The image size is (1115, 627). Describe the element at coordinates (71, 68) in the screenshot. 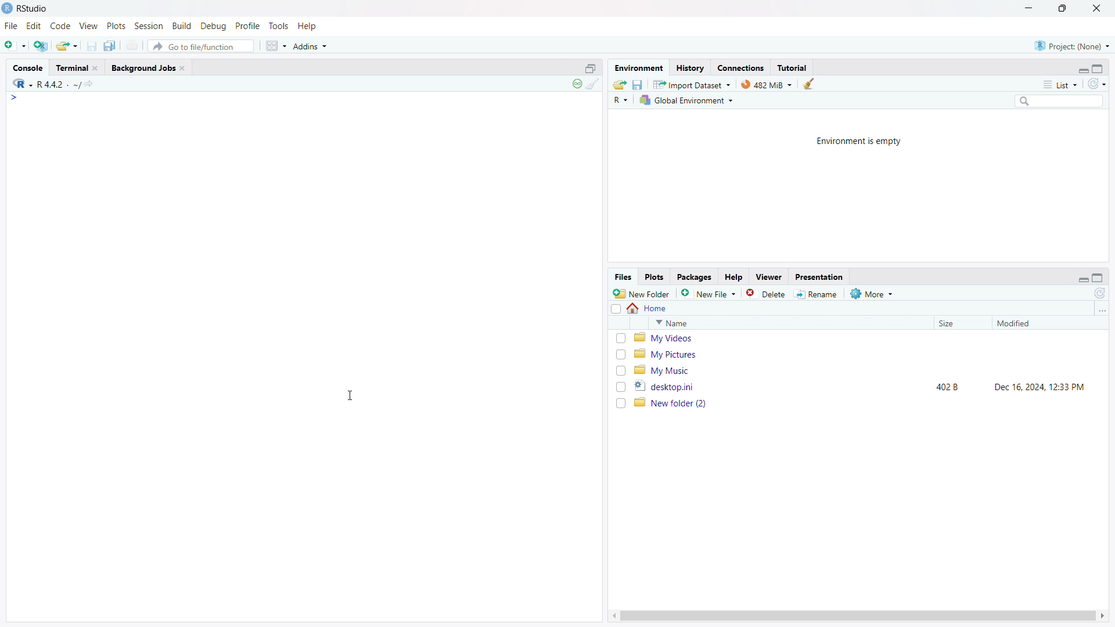

I see `terminal` at that location.